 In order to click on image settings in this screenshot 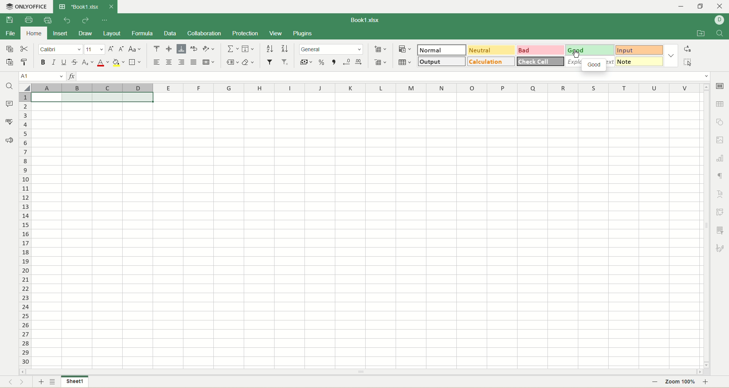, I will do `click(721, 140)`.